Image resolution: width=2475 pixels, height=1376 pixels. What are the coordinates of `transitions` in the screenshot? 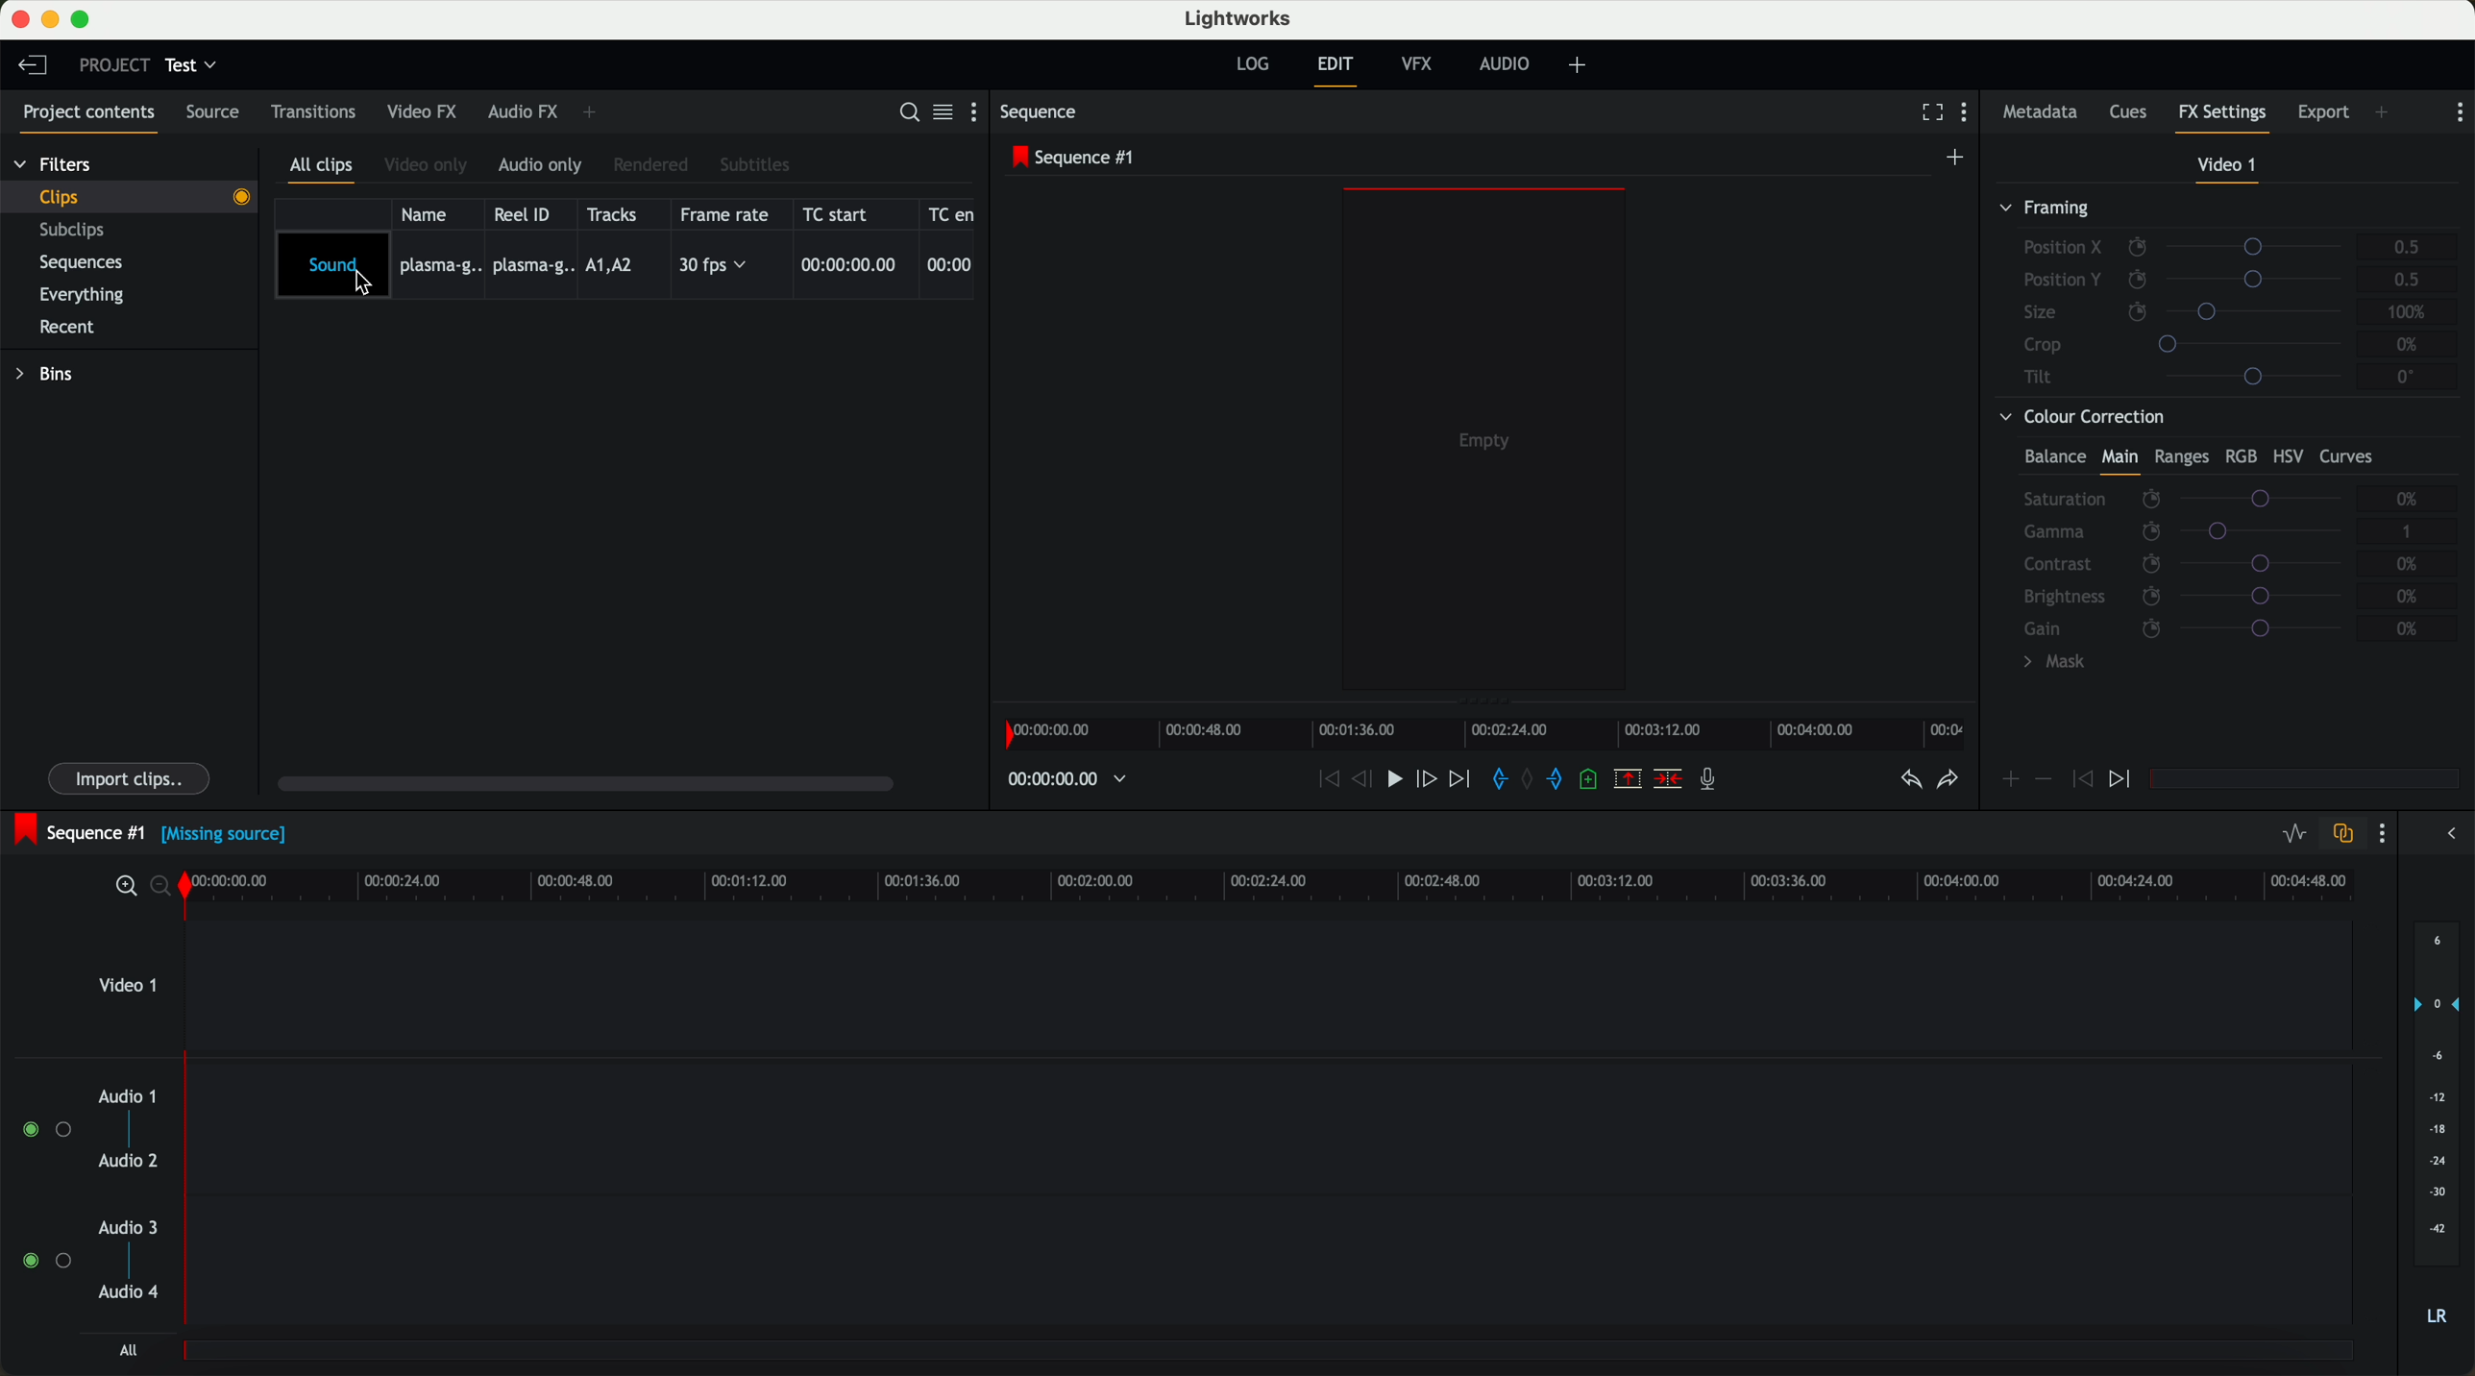 It's located at (314, 115).